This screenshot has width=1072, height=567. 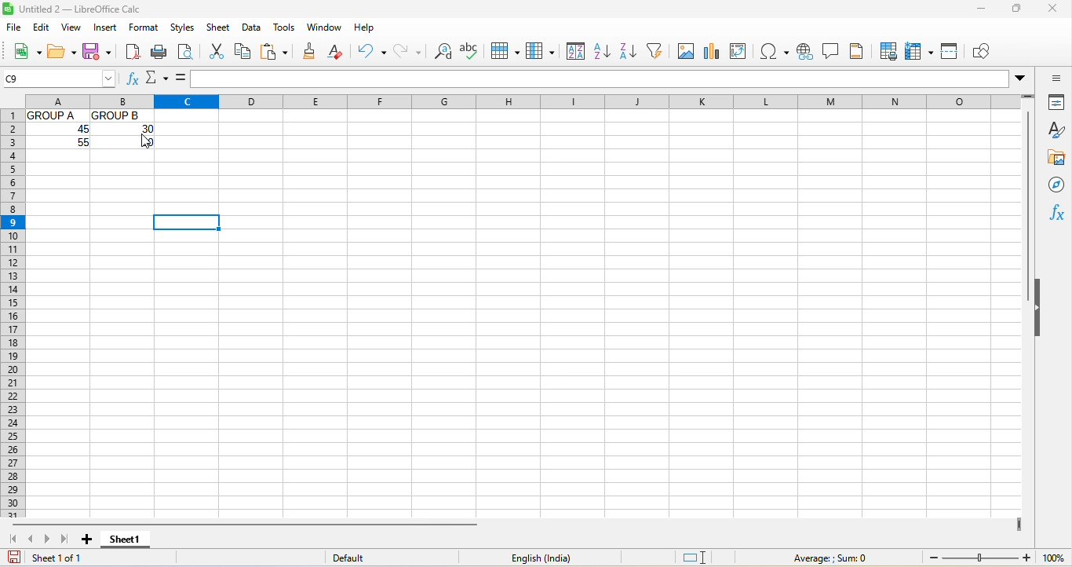 I want to click on styles, so click(x=181, y=29).